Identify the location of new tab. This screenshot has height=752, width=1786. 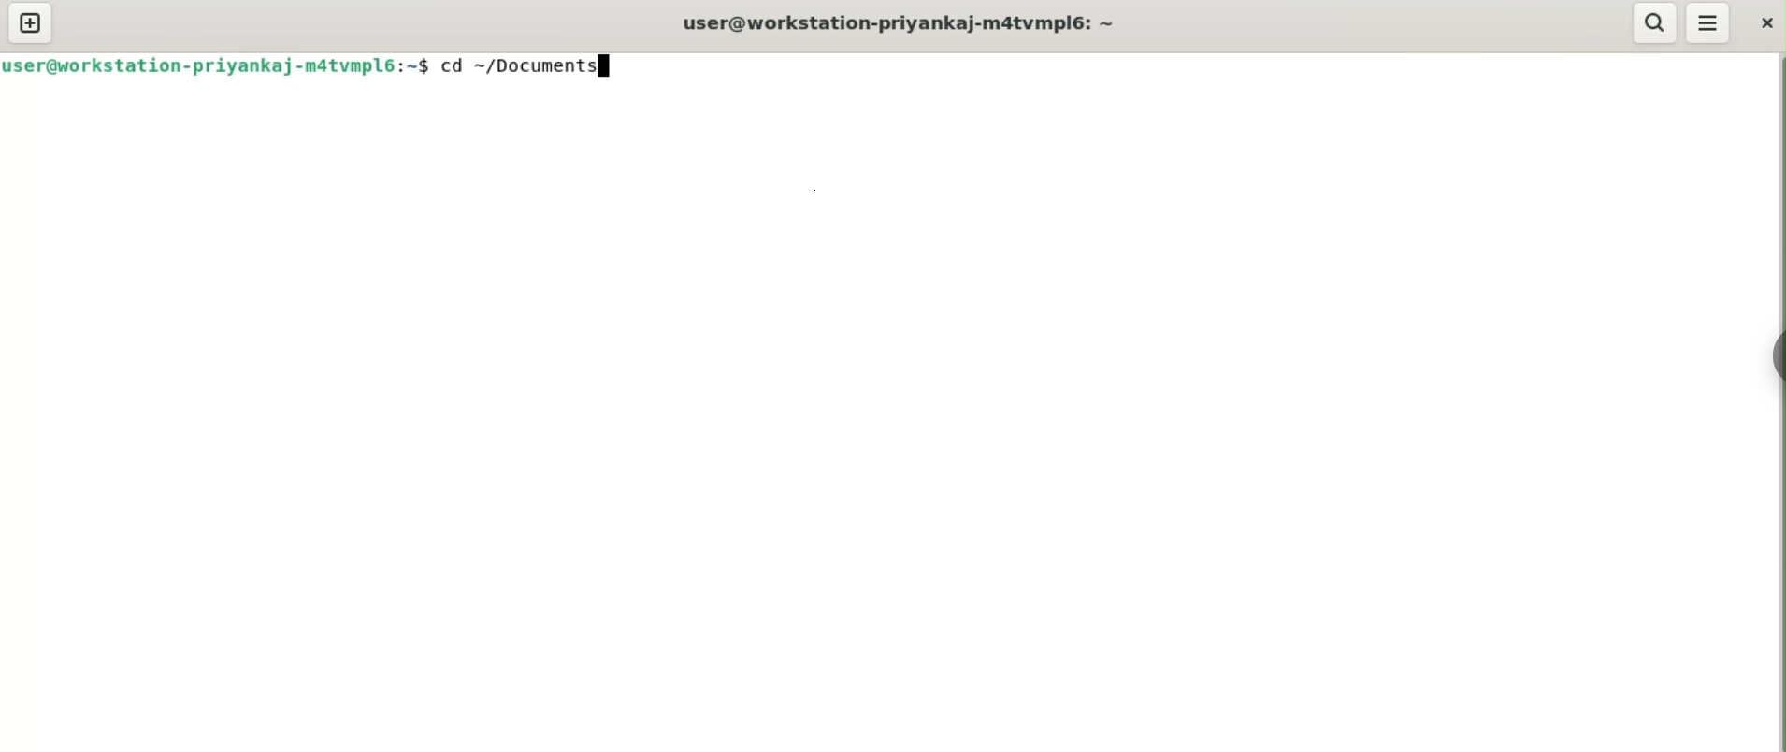
(31, 24).